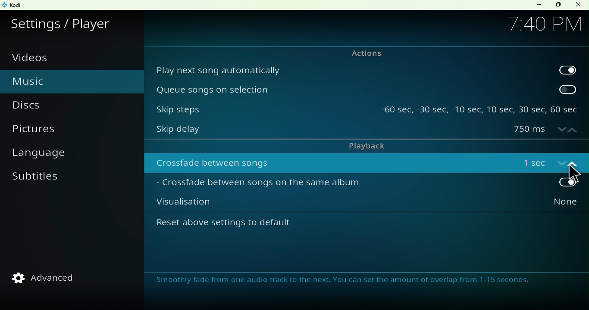  What do you see at coordinates (63, 22) in the screenshot?
I see `Settings/Player` at bounding box center [63, 22].